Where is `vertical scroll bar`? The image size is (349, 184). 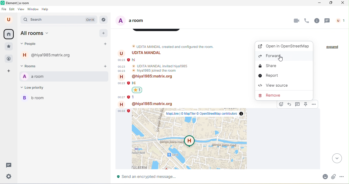 vertical scroll bar is located at coordinates (346, 112).